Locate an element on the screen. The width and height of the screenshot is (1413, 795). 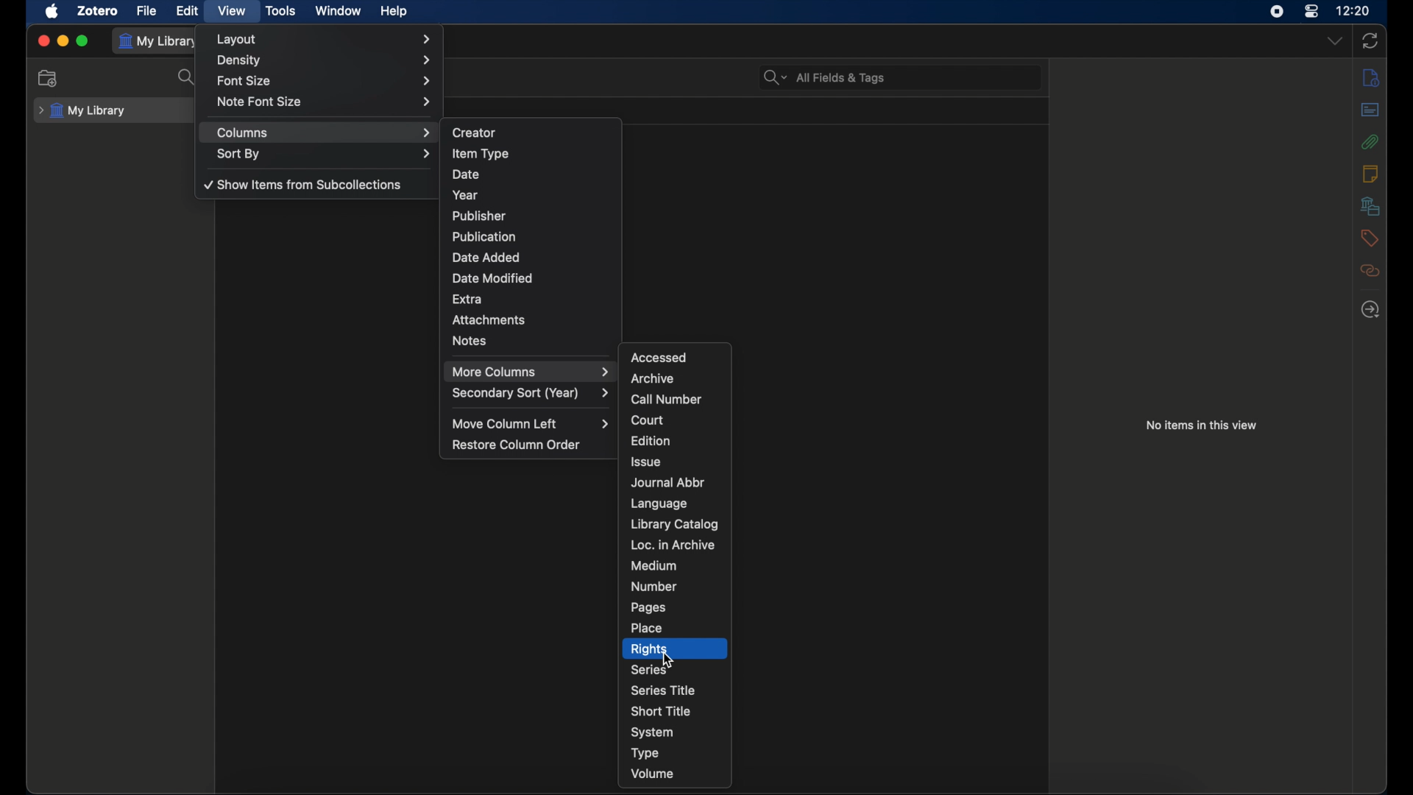
attachments is located at coordinates (1369, 142).